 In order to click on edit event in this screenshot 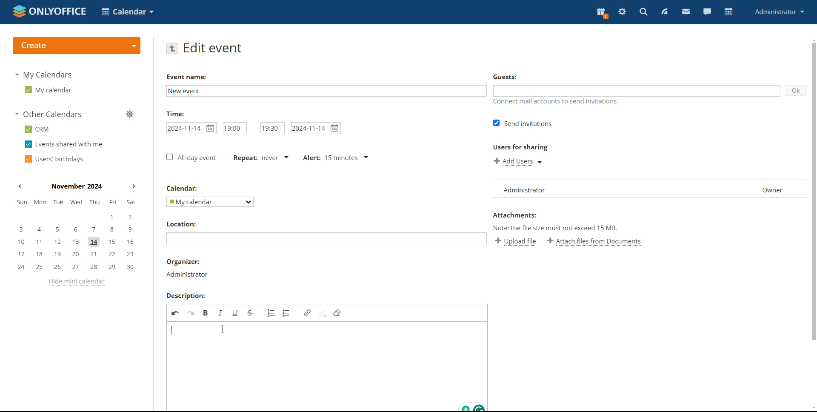, I will do `click(214, 49)`.